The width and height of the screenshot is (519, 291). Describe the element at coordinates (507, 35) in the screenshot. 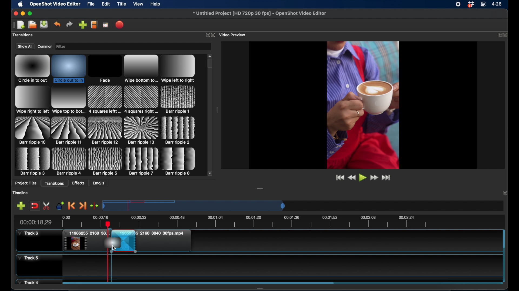

I see `close` at that location.